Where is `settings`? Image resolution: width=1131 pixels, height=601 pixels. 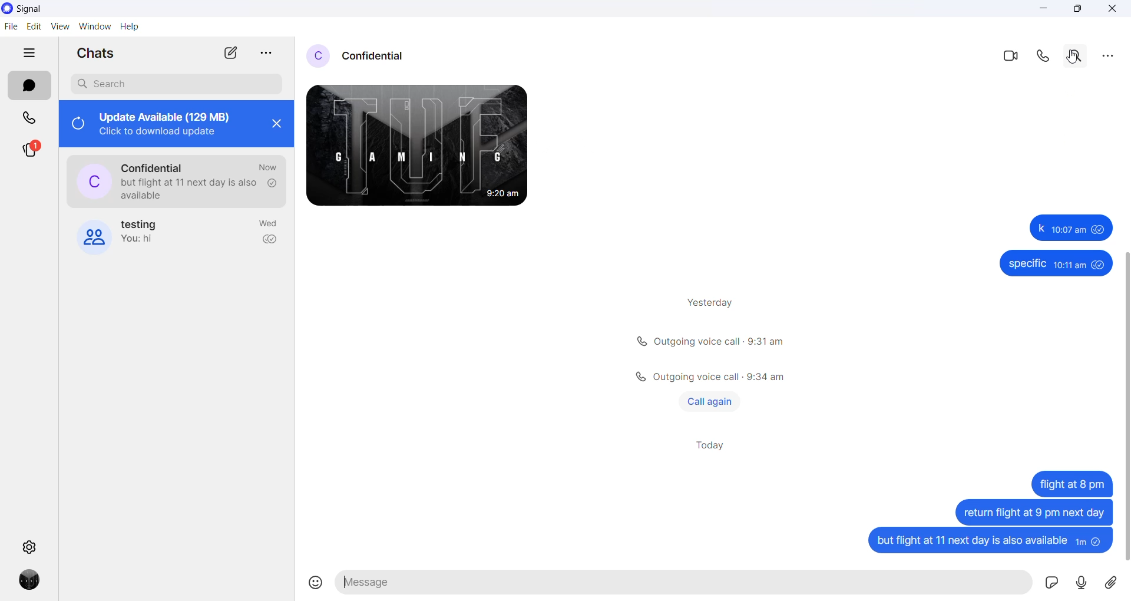
settings is located at coordinates (32, 546).